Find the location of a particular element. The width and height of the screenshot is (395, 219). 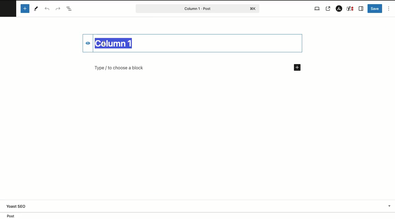

Yoast SEO is located at coordinates (200, 206).